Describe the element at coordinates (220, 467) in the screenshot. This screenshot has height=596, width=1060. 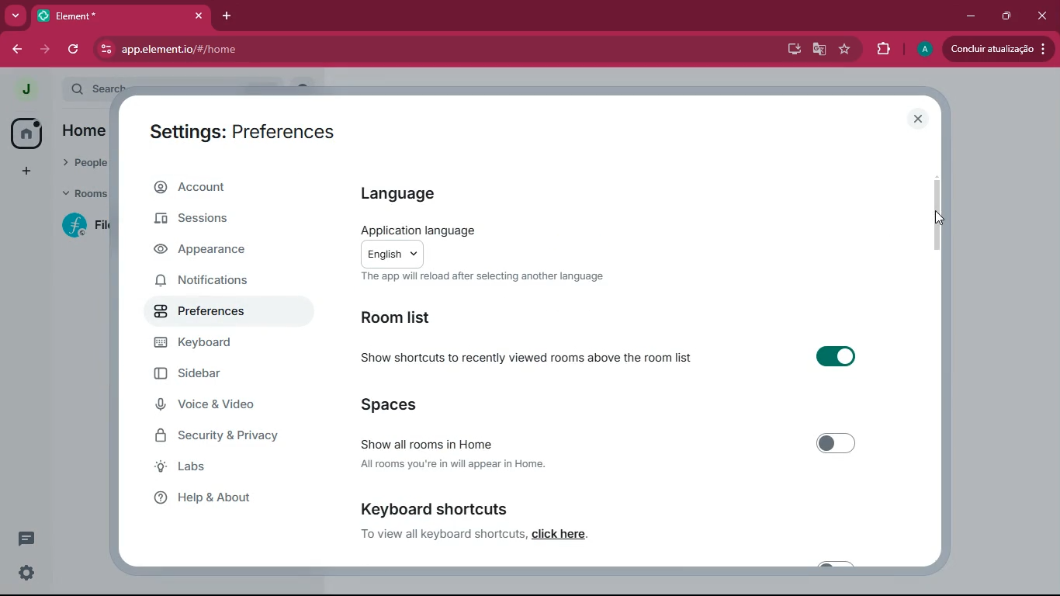
I see `labs` at that location.